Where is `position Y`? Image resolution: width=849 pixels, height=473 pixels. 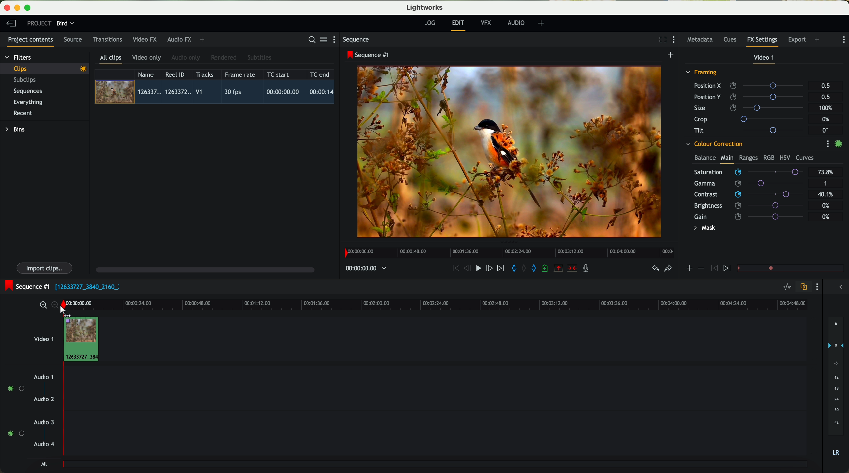 position Y is located at coordinates (751, 97).